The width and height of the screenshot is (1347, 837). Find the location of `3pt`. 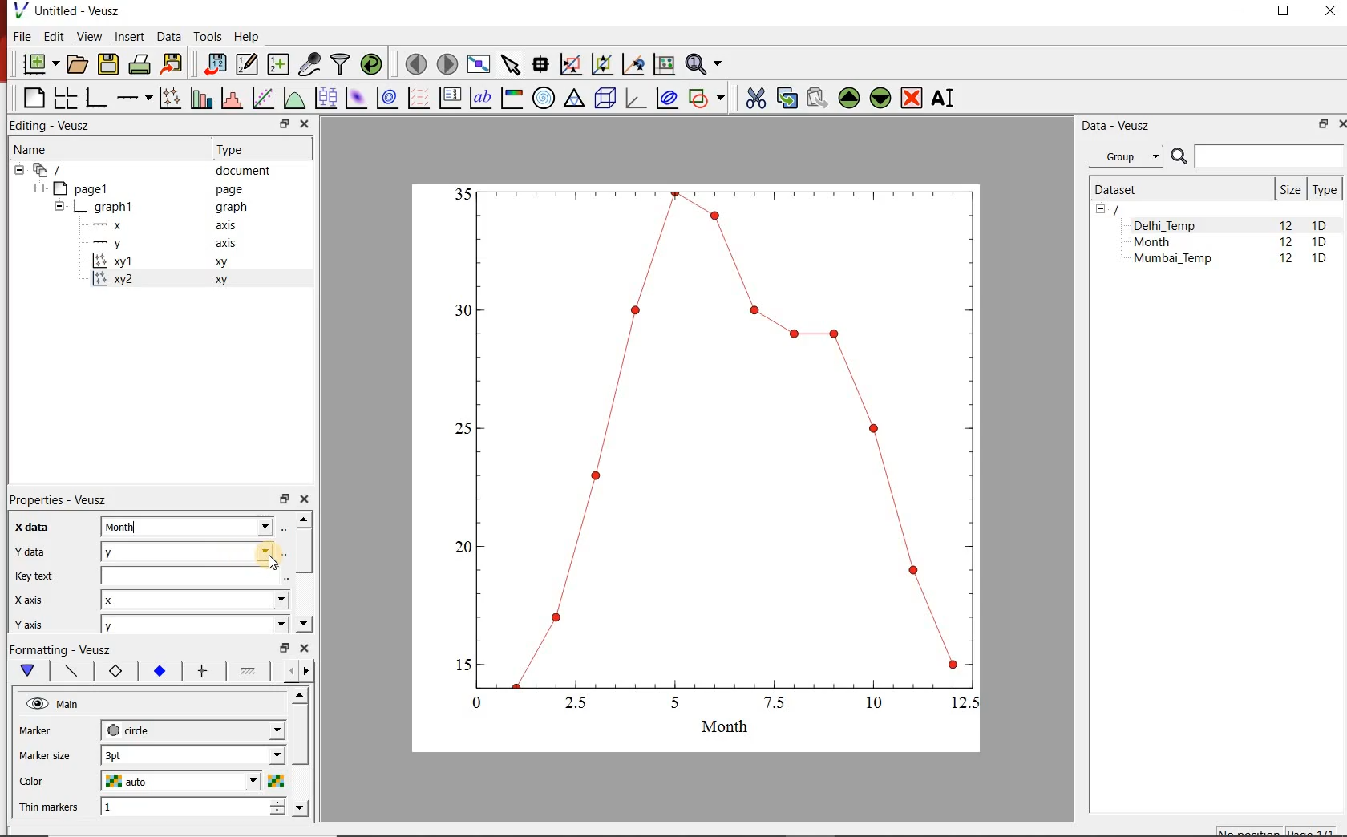

3pt is located at coordinates (193, 755).